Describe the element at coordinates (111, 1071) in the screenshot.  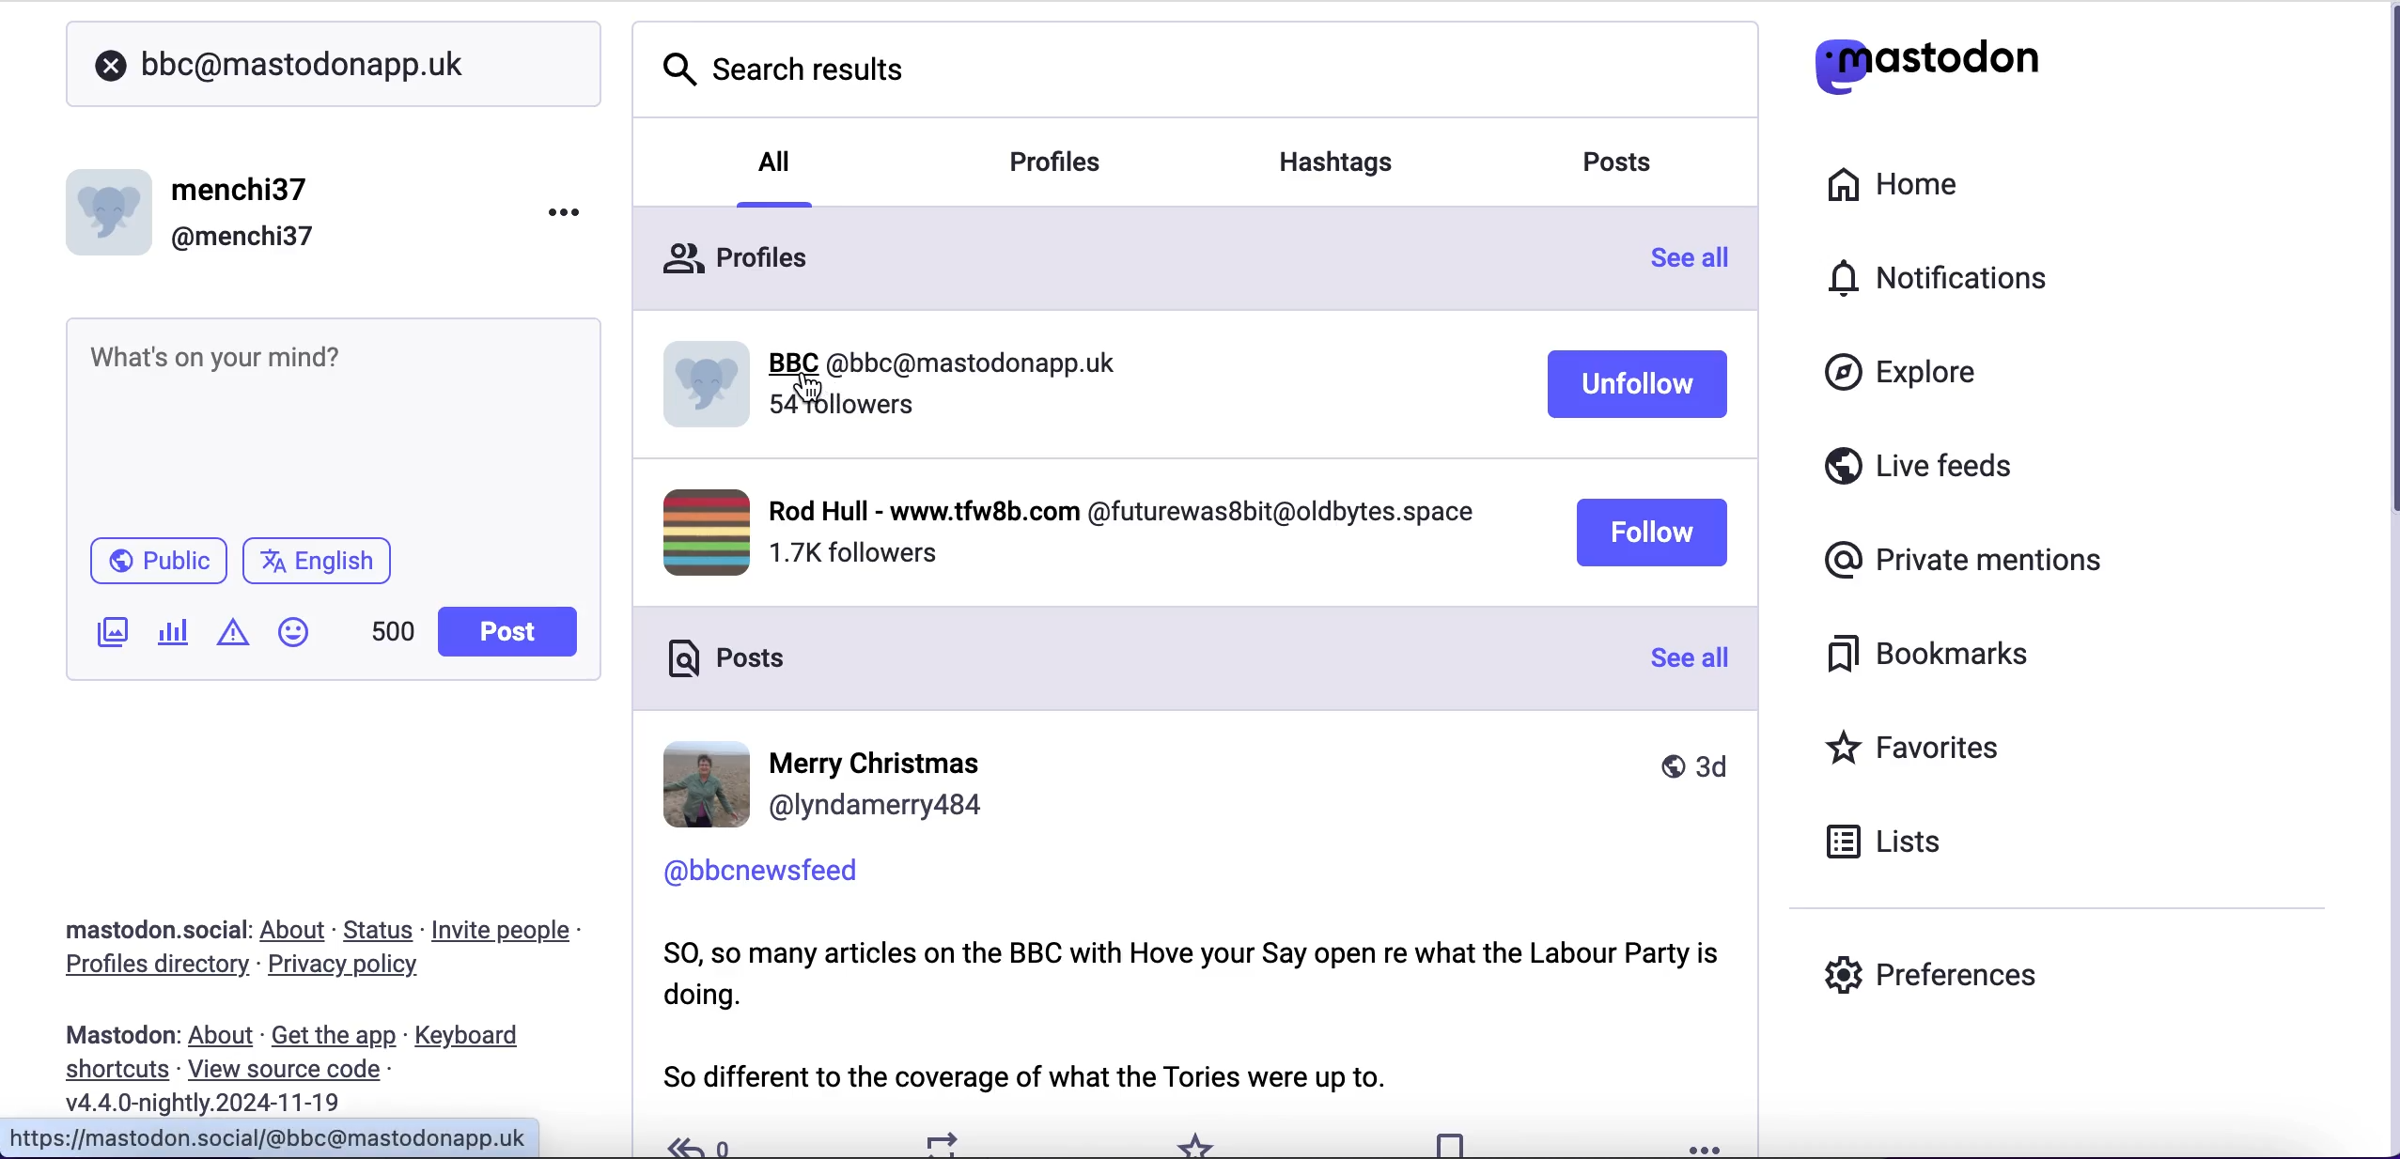
I see `shortcuts` at that location.